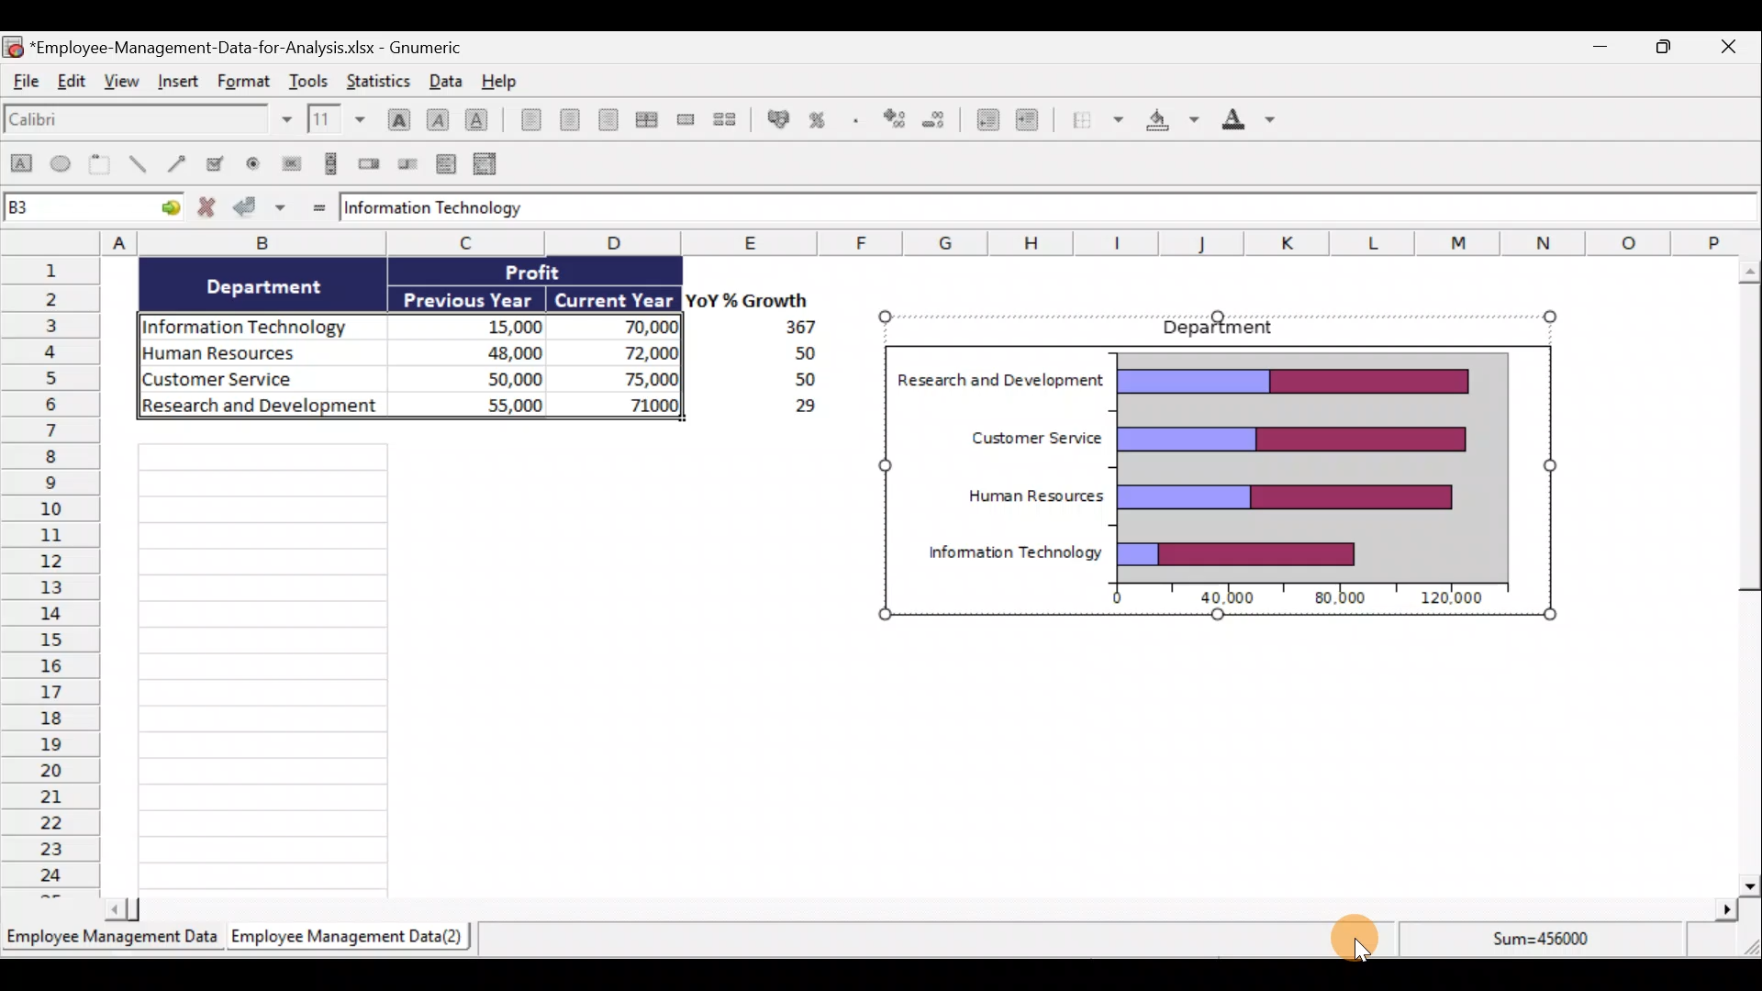 The height and width of the screenshot is (991, 1762). I want to click on Italic, so click(438, 117).